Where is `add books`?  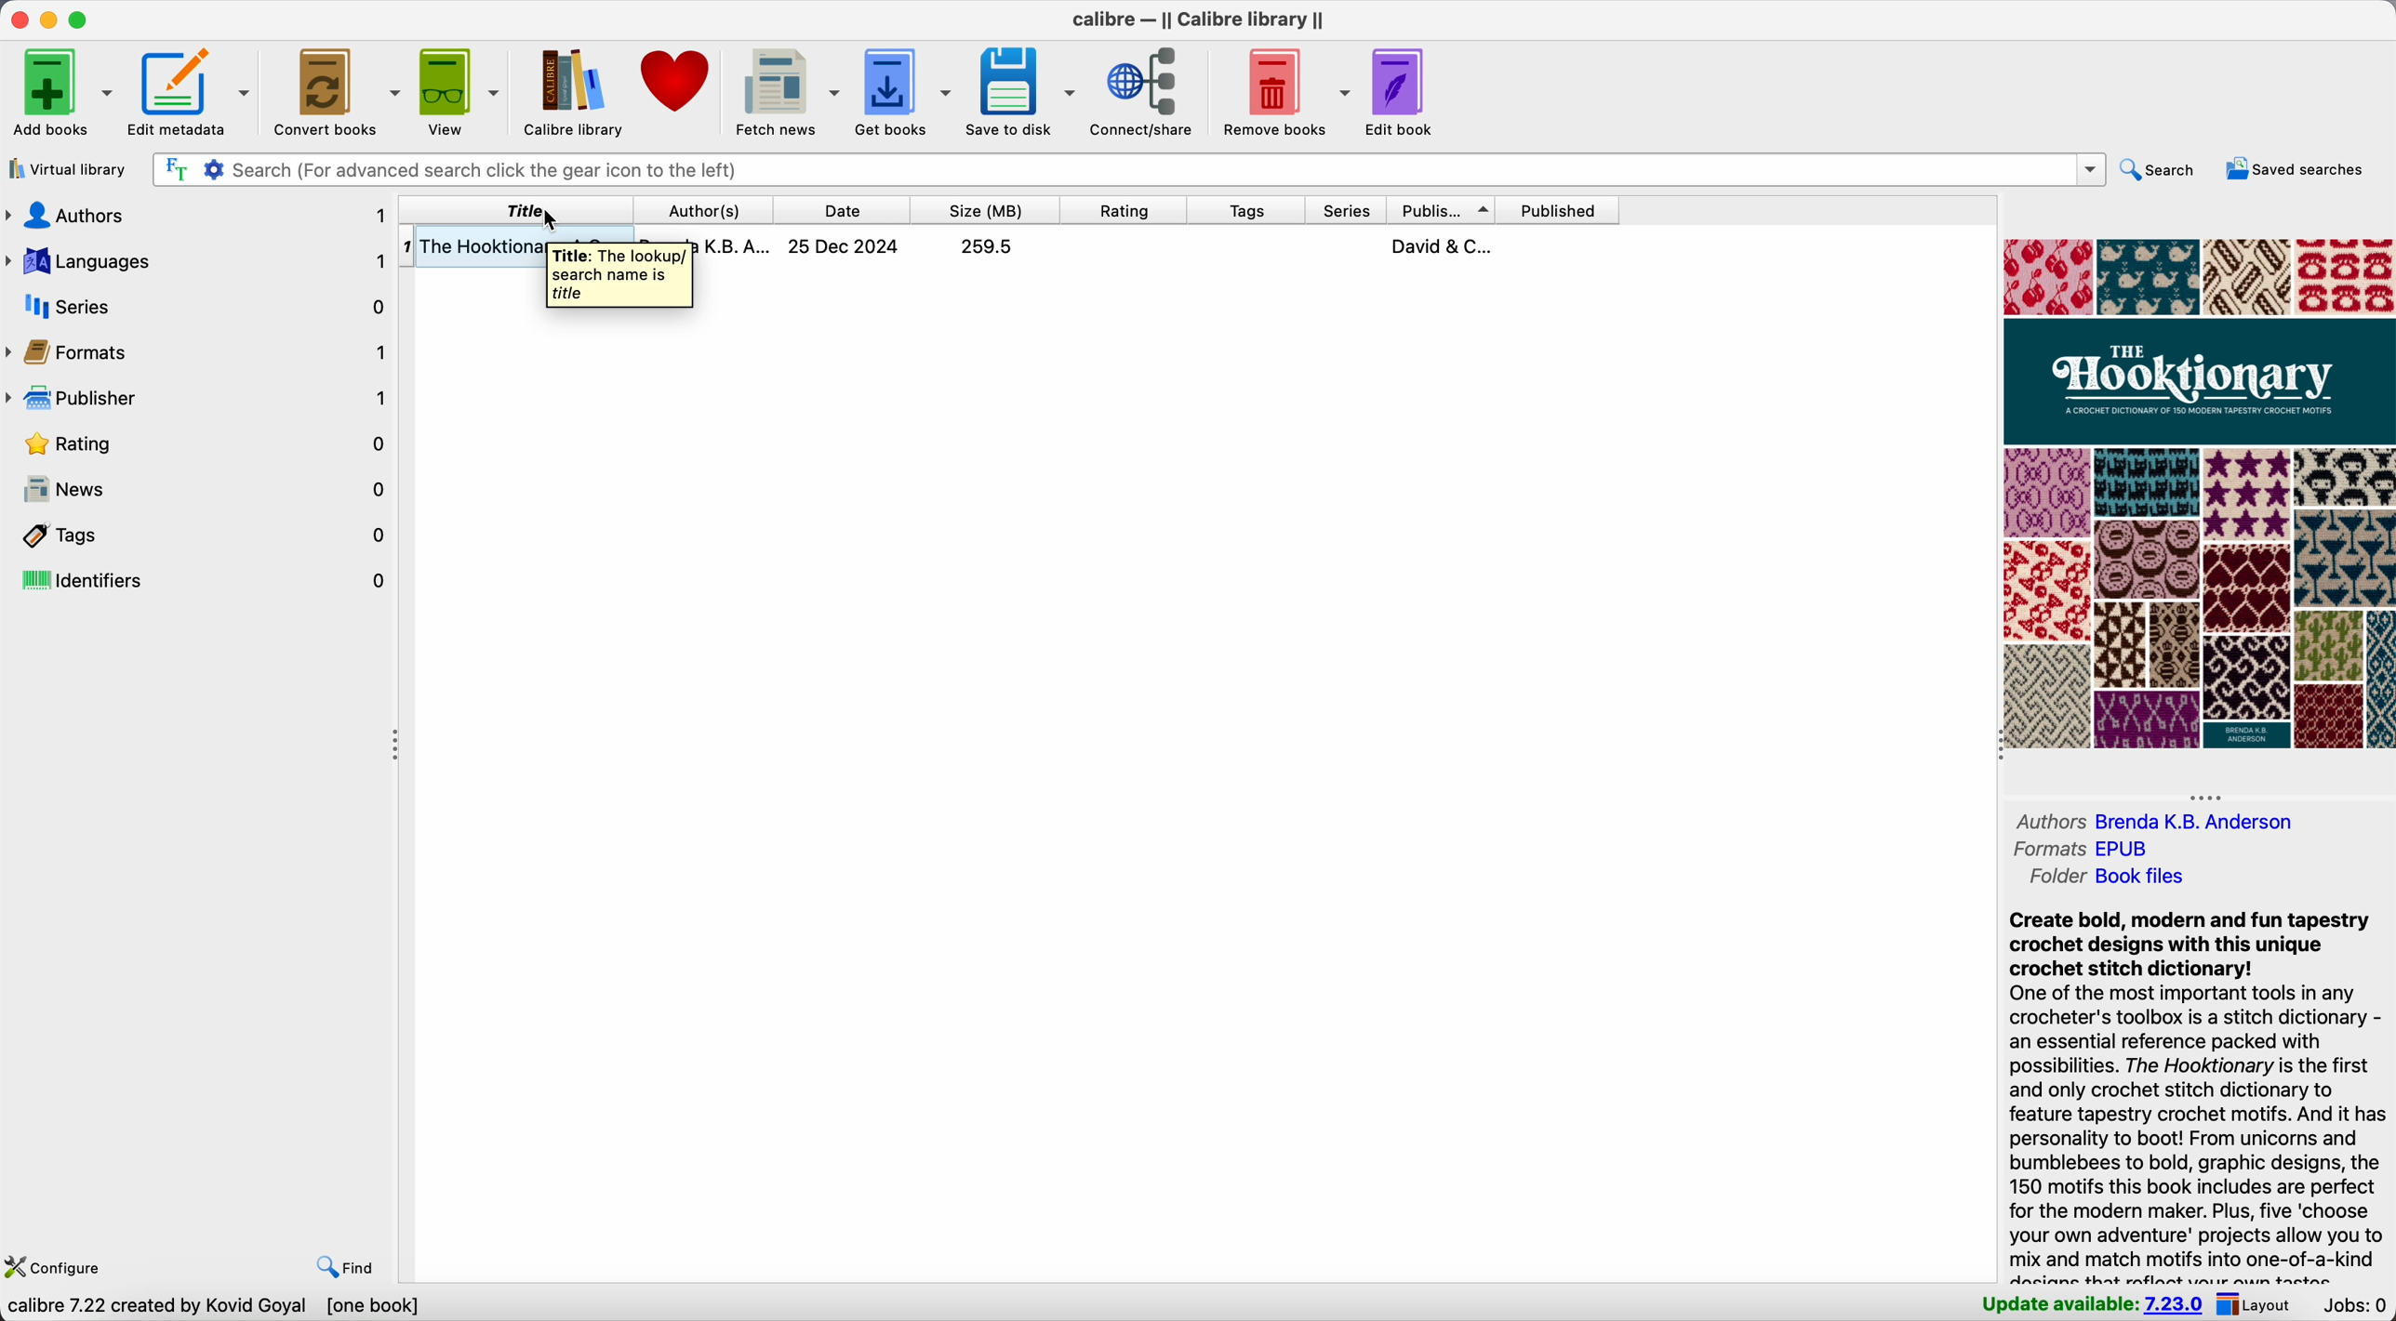
add books is located at coordinates (60, 91).